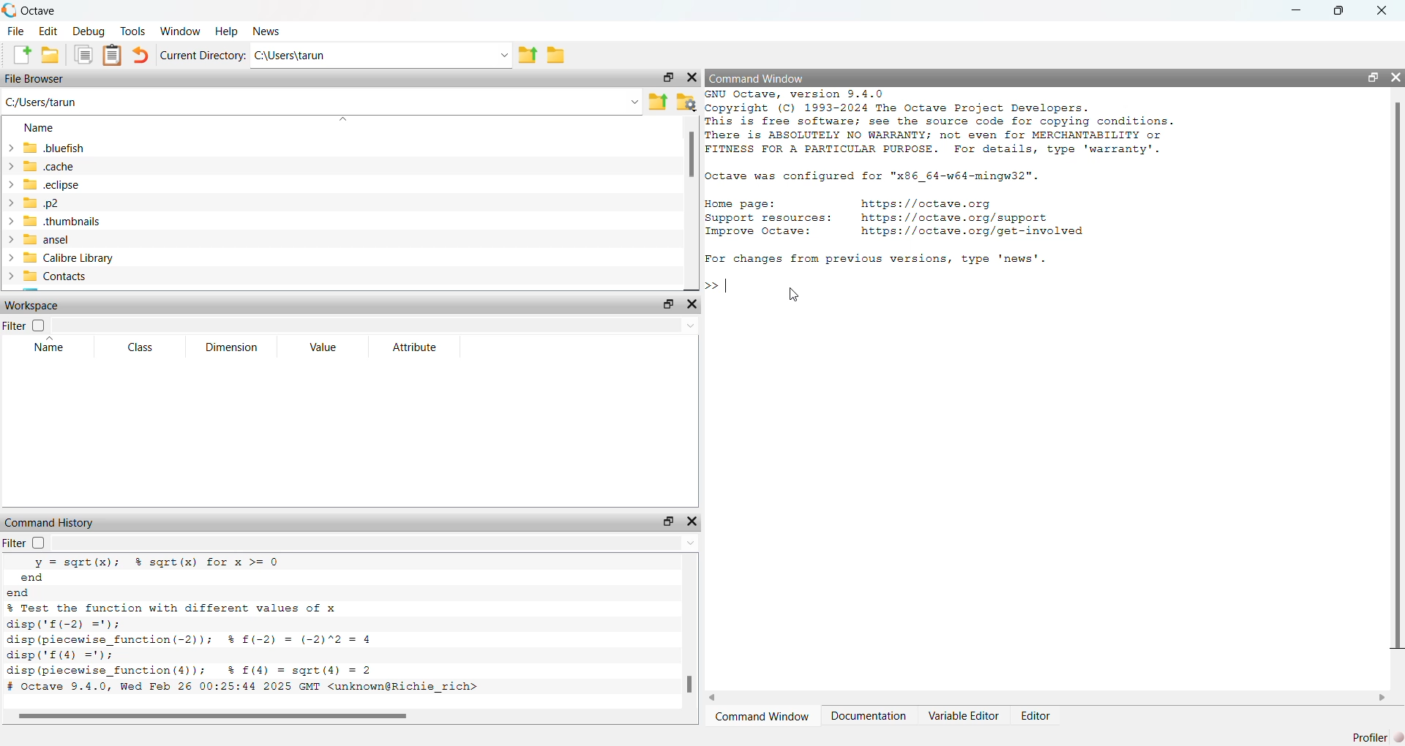 The height and width of the screenshot is (746, 1405). I want to click on Command window, so click(765, 717).